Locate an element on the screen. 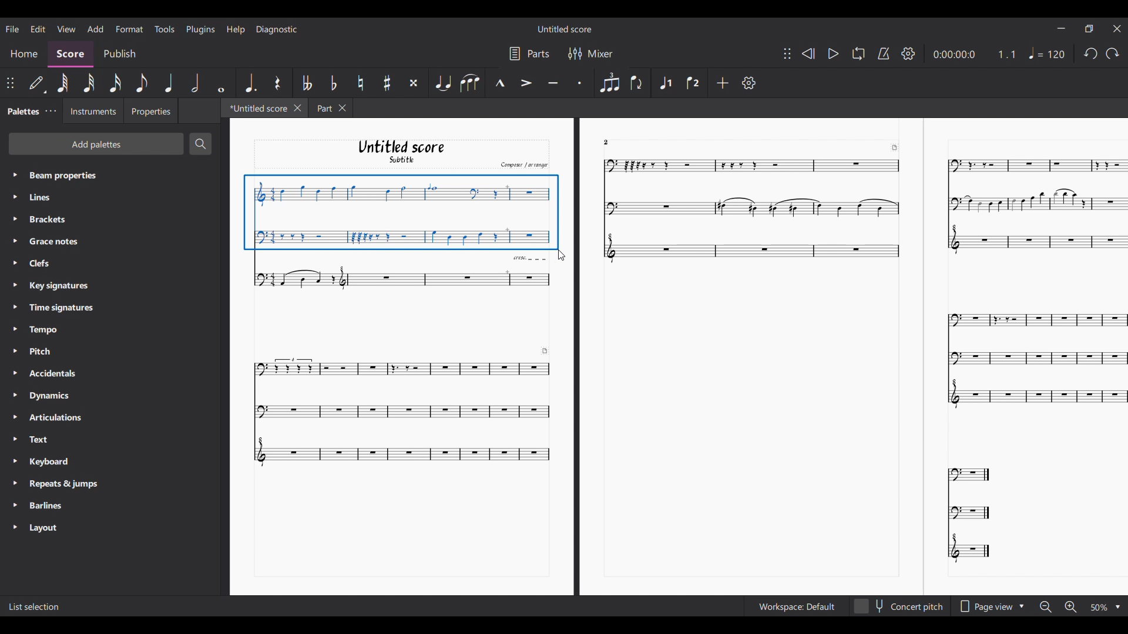   is located at coordinates (754, 167).